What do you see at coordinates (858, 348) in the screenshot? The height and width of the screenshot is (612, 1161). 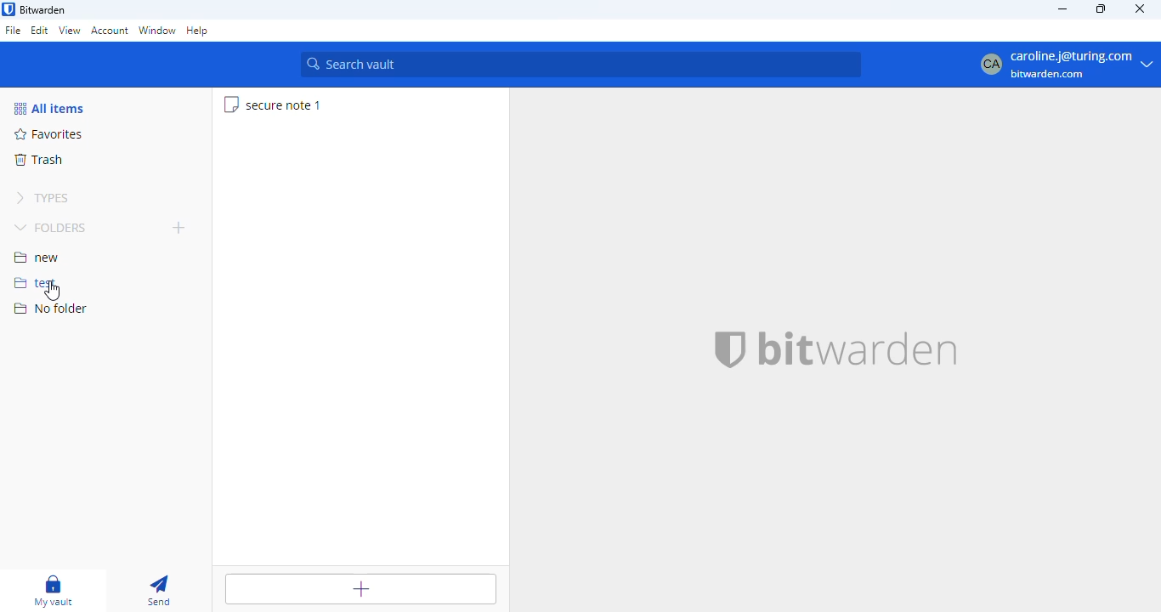 I see `bitwarden` at bounding box center [858, 348].